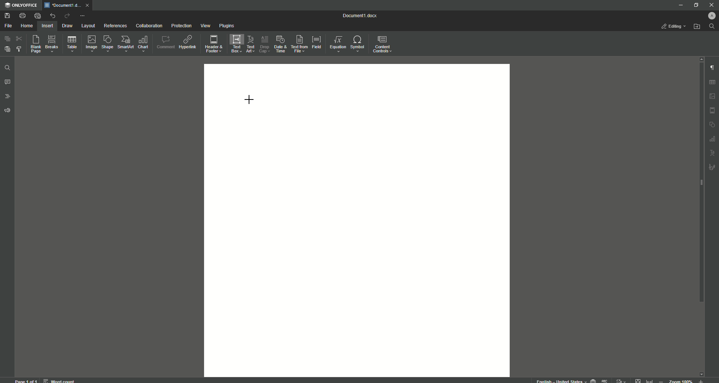 The height and width of the screenshot is (383, 719). What do you see at coordinates (713, 96) in the screenshot?
I see `image` at bounding box center [713, 96].